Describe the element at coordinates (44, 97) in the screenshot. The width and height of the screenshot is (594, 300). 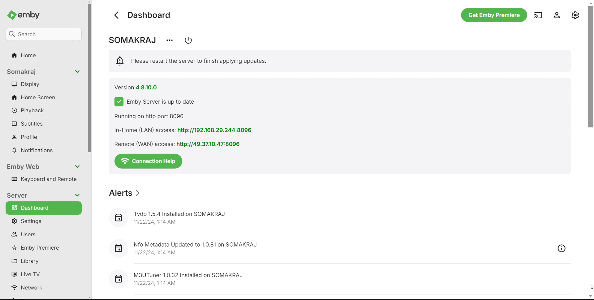
I see `home screen` at that location.